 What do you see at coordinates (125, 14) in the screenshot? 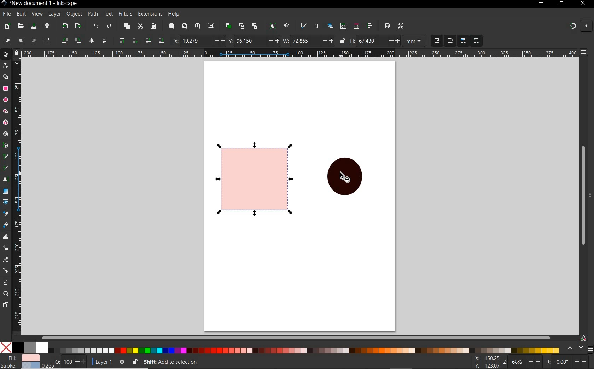
I see `filters` at bounding box center [125, 14].